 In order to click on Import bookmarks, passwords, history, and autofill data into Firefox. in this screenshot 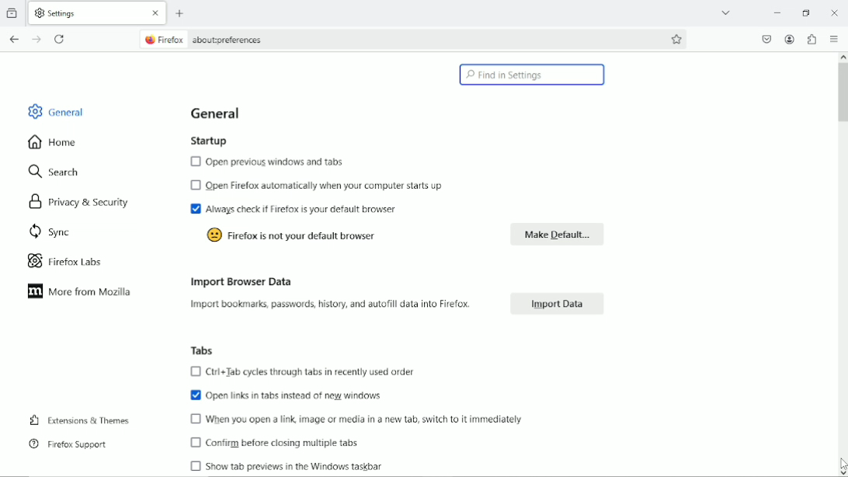, I will do `click(331, 305)`.